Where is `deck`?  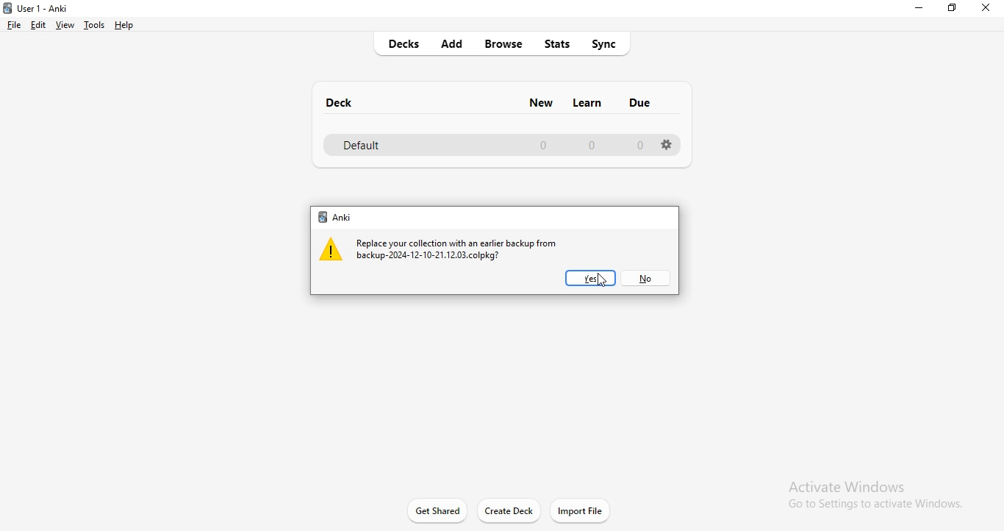
deck is located at coordinates (341, 101).